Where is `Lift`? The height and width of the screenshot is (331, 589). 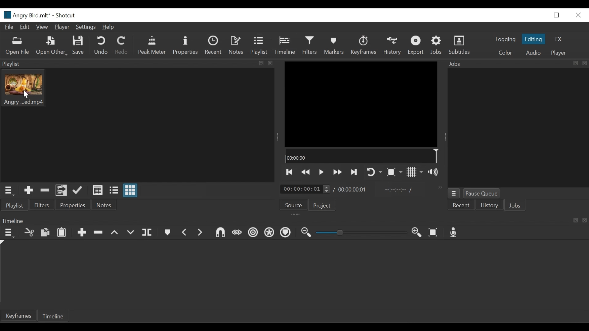 Lift is located at coordinates (114, 233).